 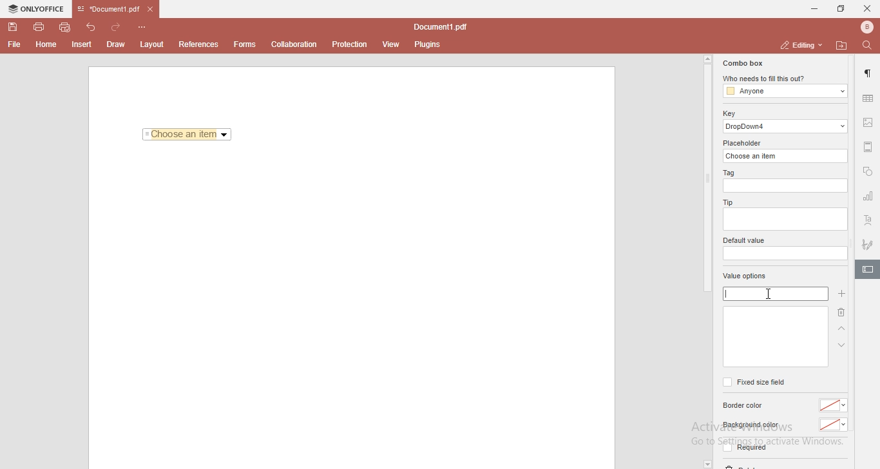 What do you see at coordinates (869, 124) in the screenshot?
I see `image` at bounding box center [869, 124].